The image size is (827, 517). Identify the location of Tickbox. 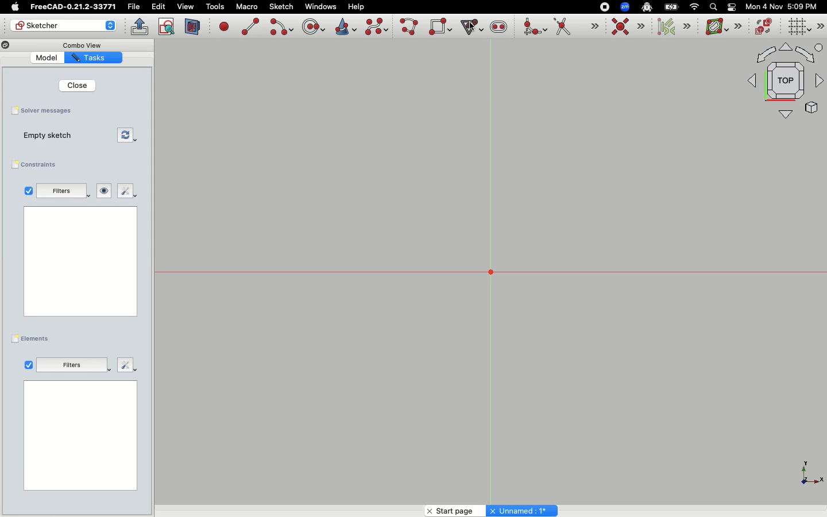
(30, 365).